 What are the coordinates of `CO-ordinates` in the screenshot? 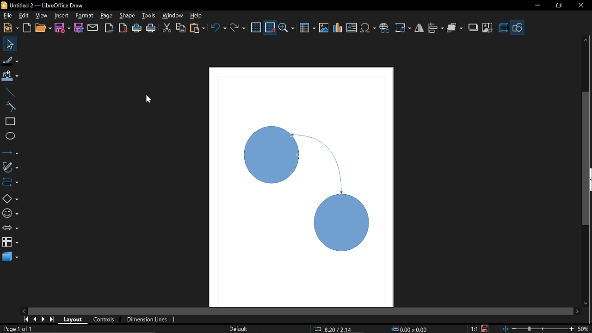 It's located at (338, 329).